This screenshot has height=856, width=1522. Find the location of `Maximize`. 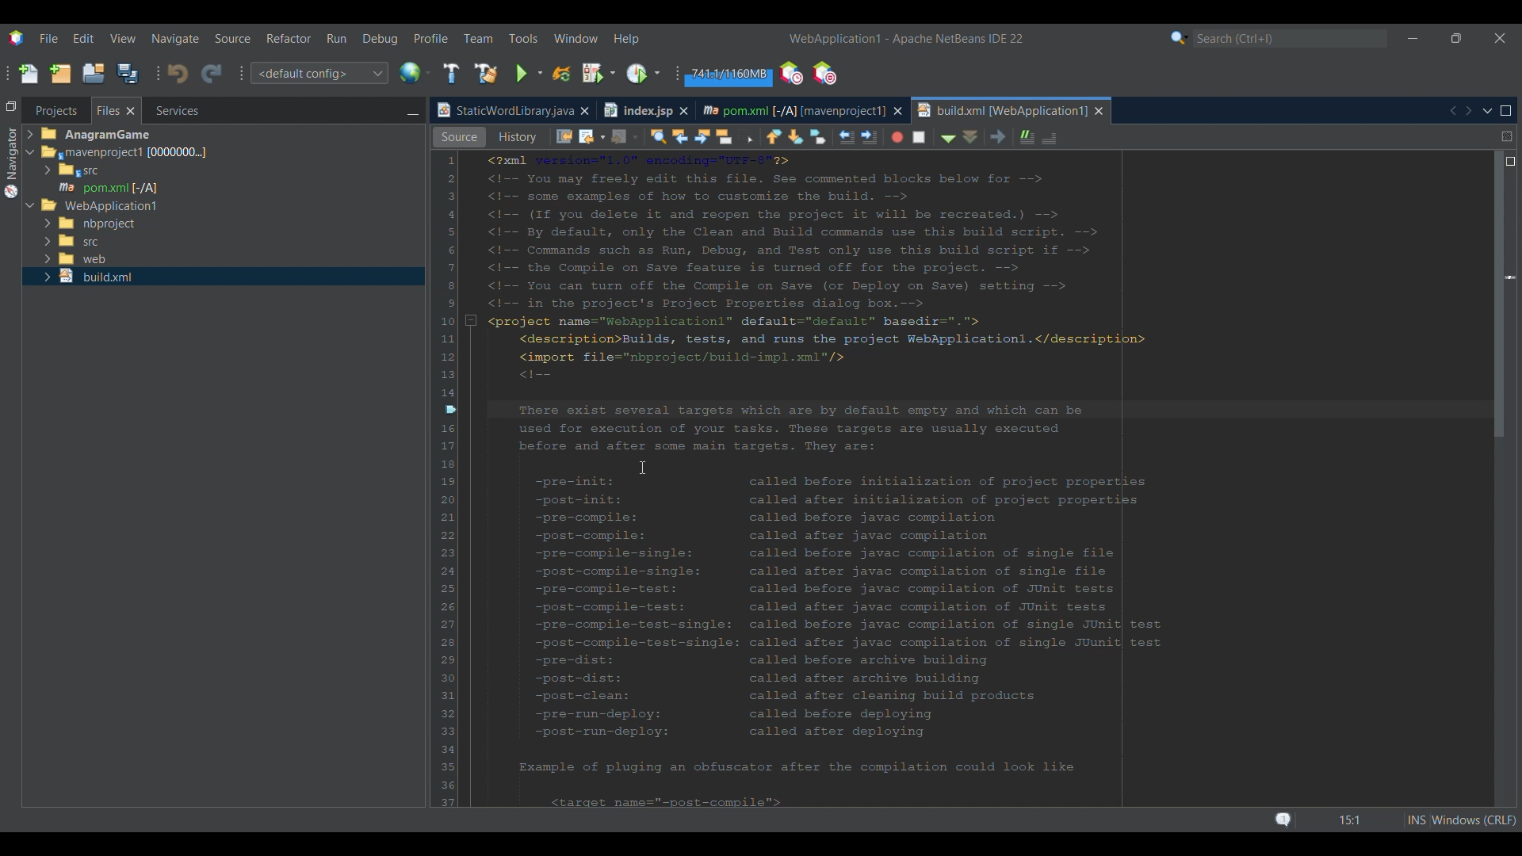

Maximize is located at coordinates (1506, 111).